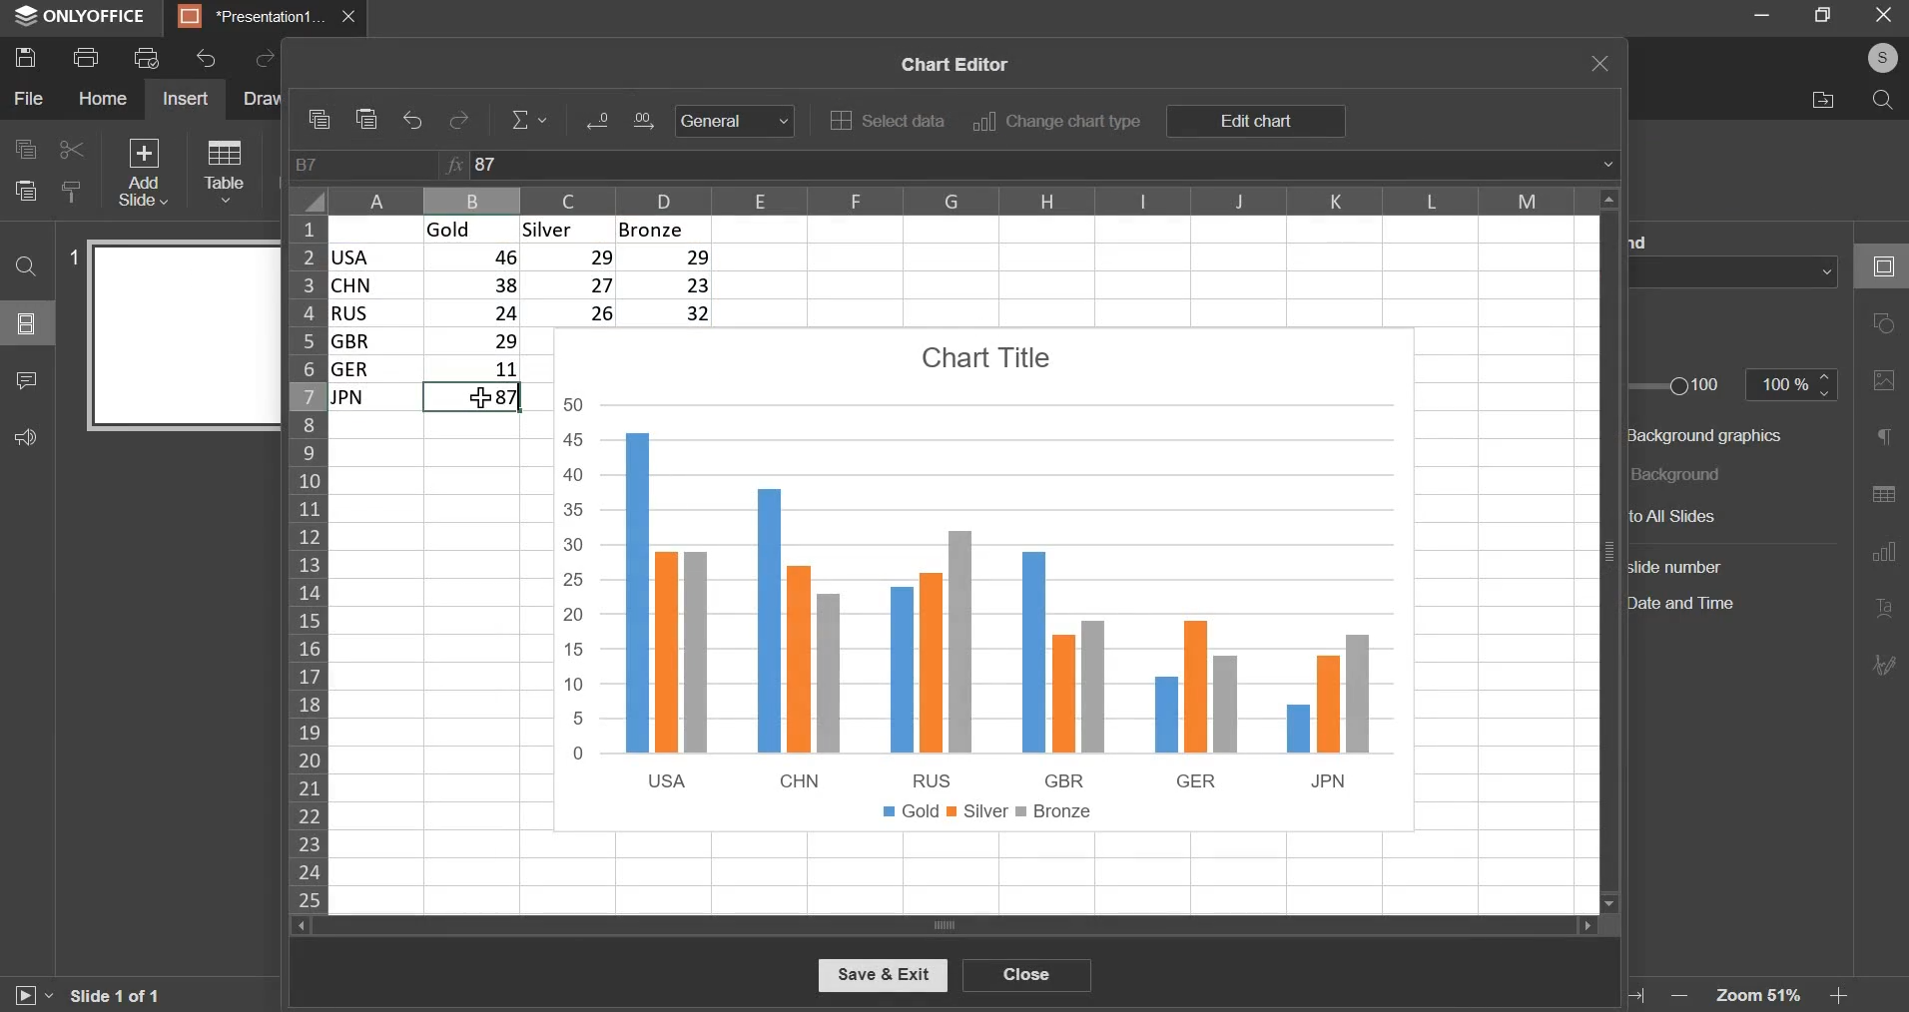 This screenshot has height=1012, width=1909. What do you see at coordinates (572, 285) in the screenshot?
I see `27` at bounding box center [572, 285].